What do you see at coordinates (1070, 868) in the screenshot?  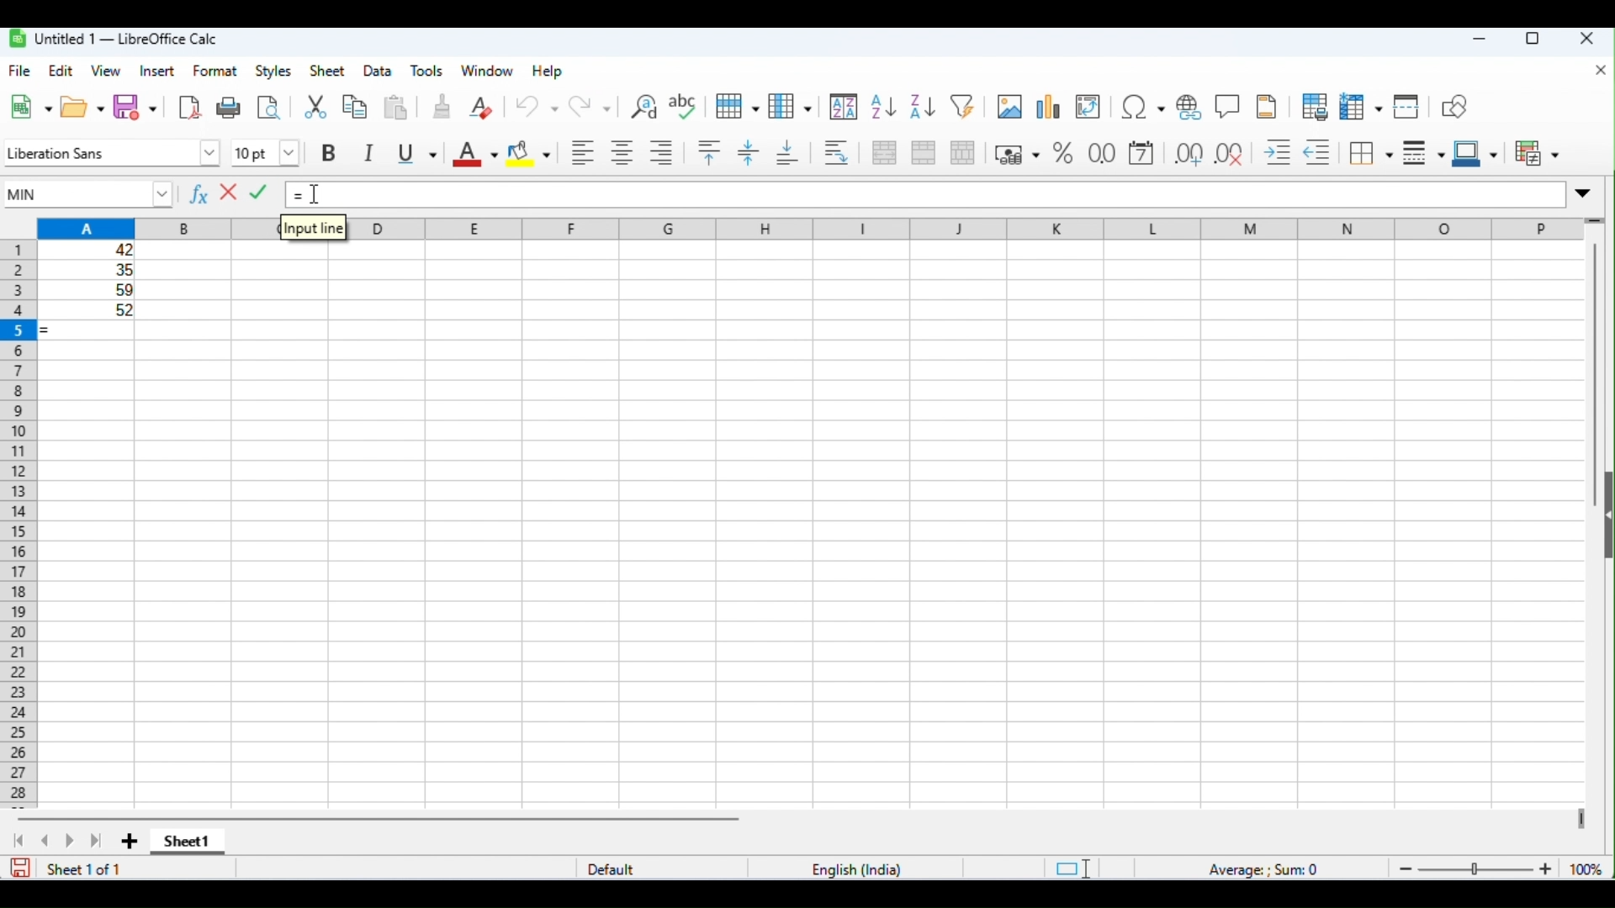 I see `standard selection` at bounding box center [1070, 868].